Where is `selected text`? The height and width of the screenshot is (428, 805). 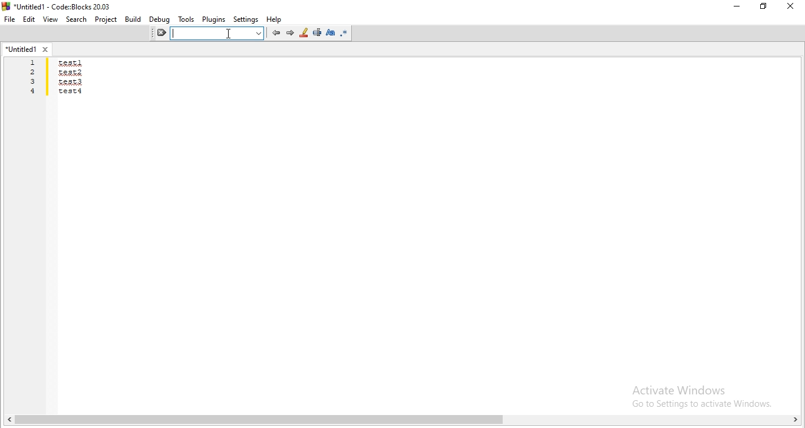
selected text is located at coordinates (317, 34).